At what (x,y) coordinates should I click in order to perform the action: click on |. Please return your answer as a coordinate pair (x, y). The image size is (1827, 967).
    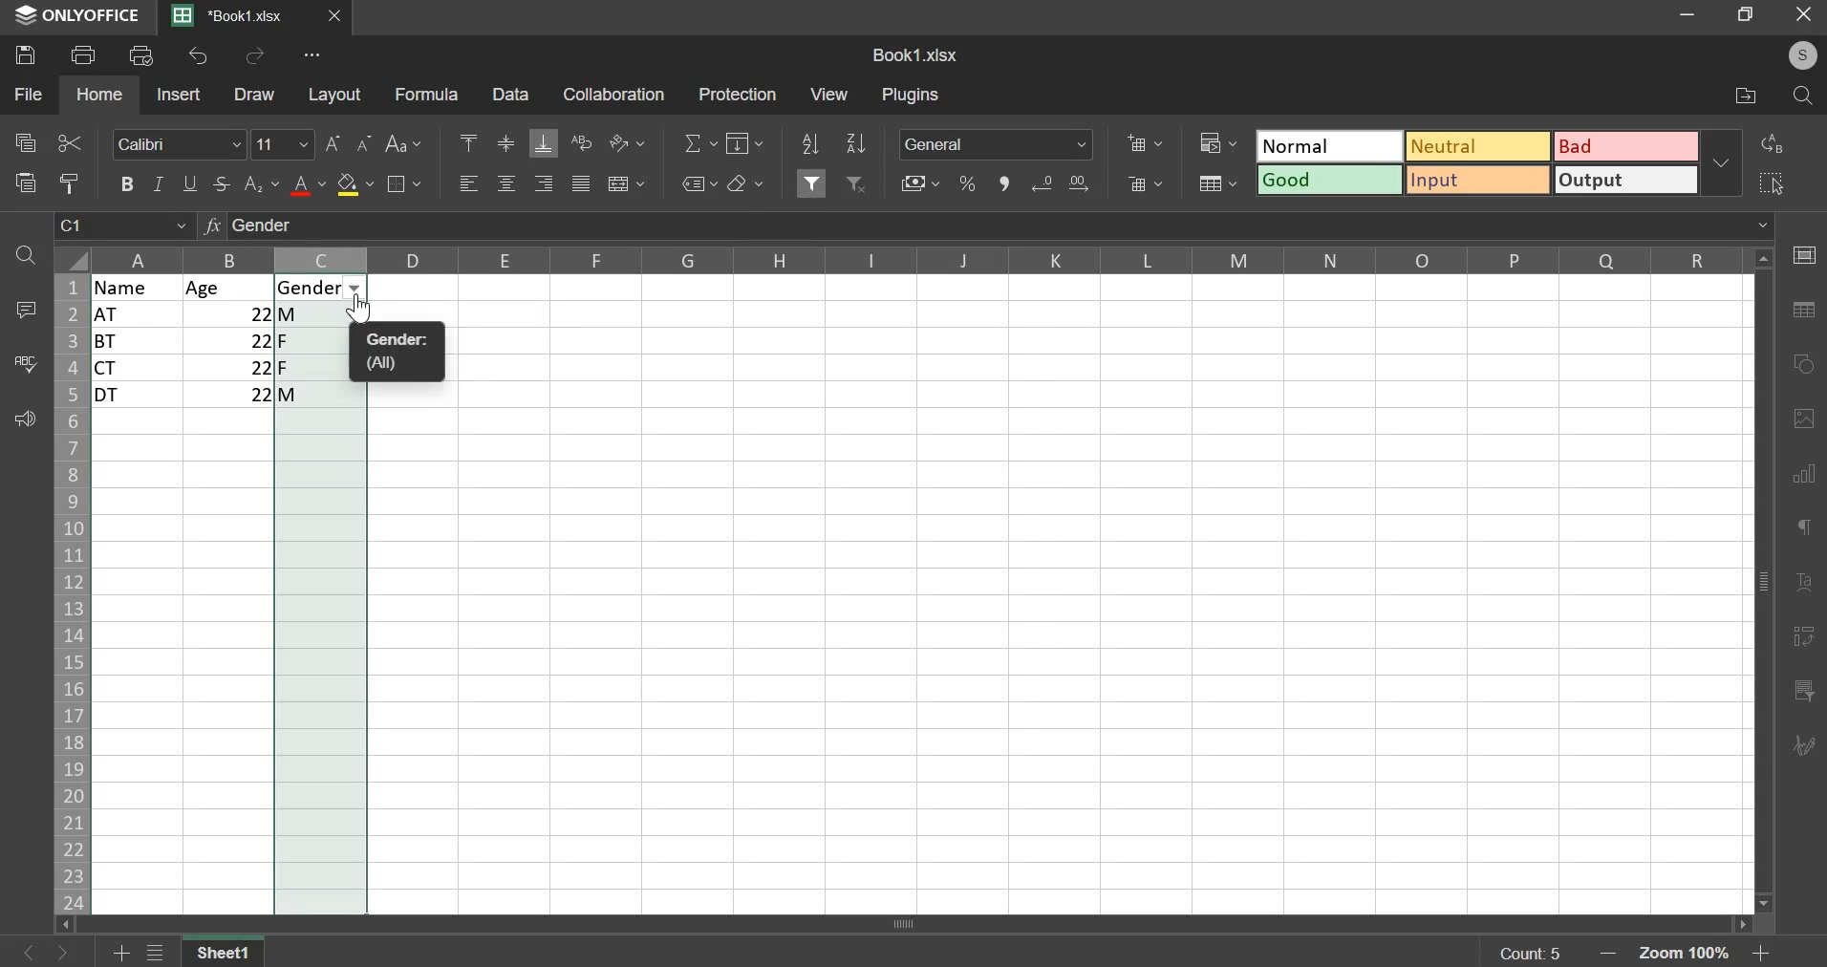
    Looking at the image, I should click on (232, 395).